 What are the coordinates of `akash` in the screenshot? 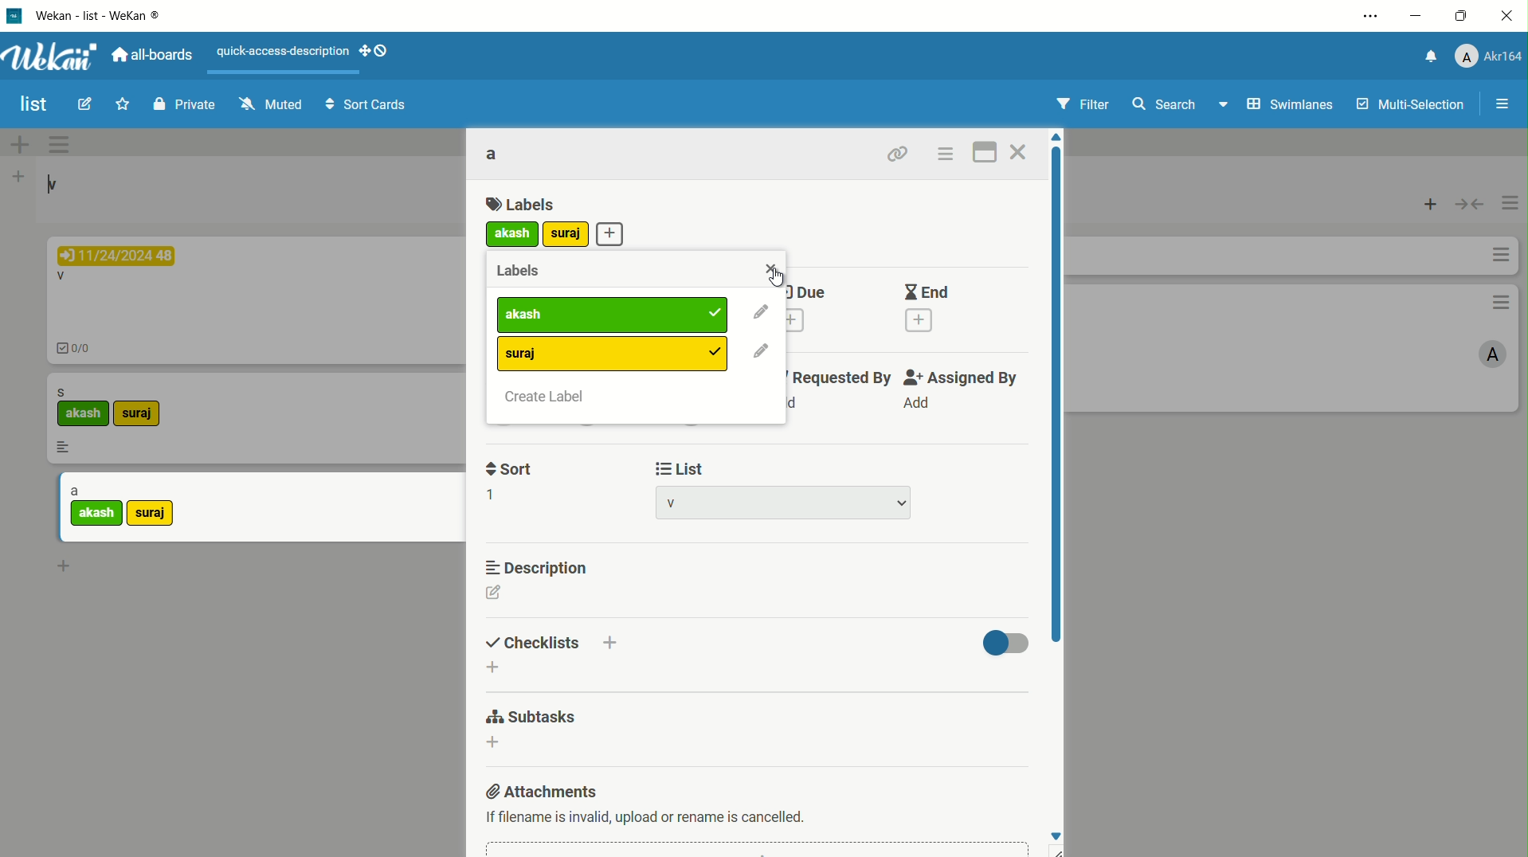 It's located at (95, 510).